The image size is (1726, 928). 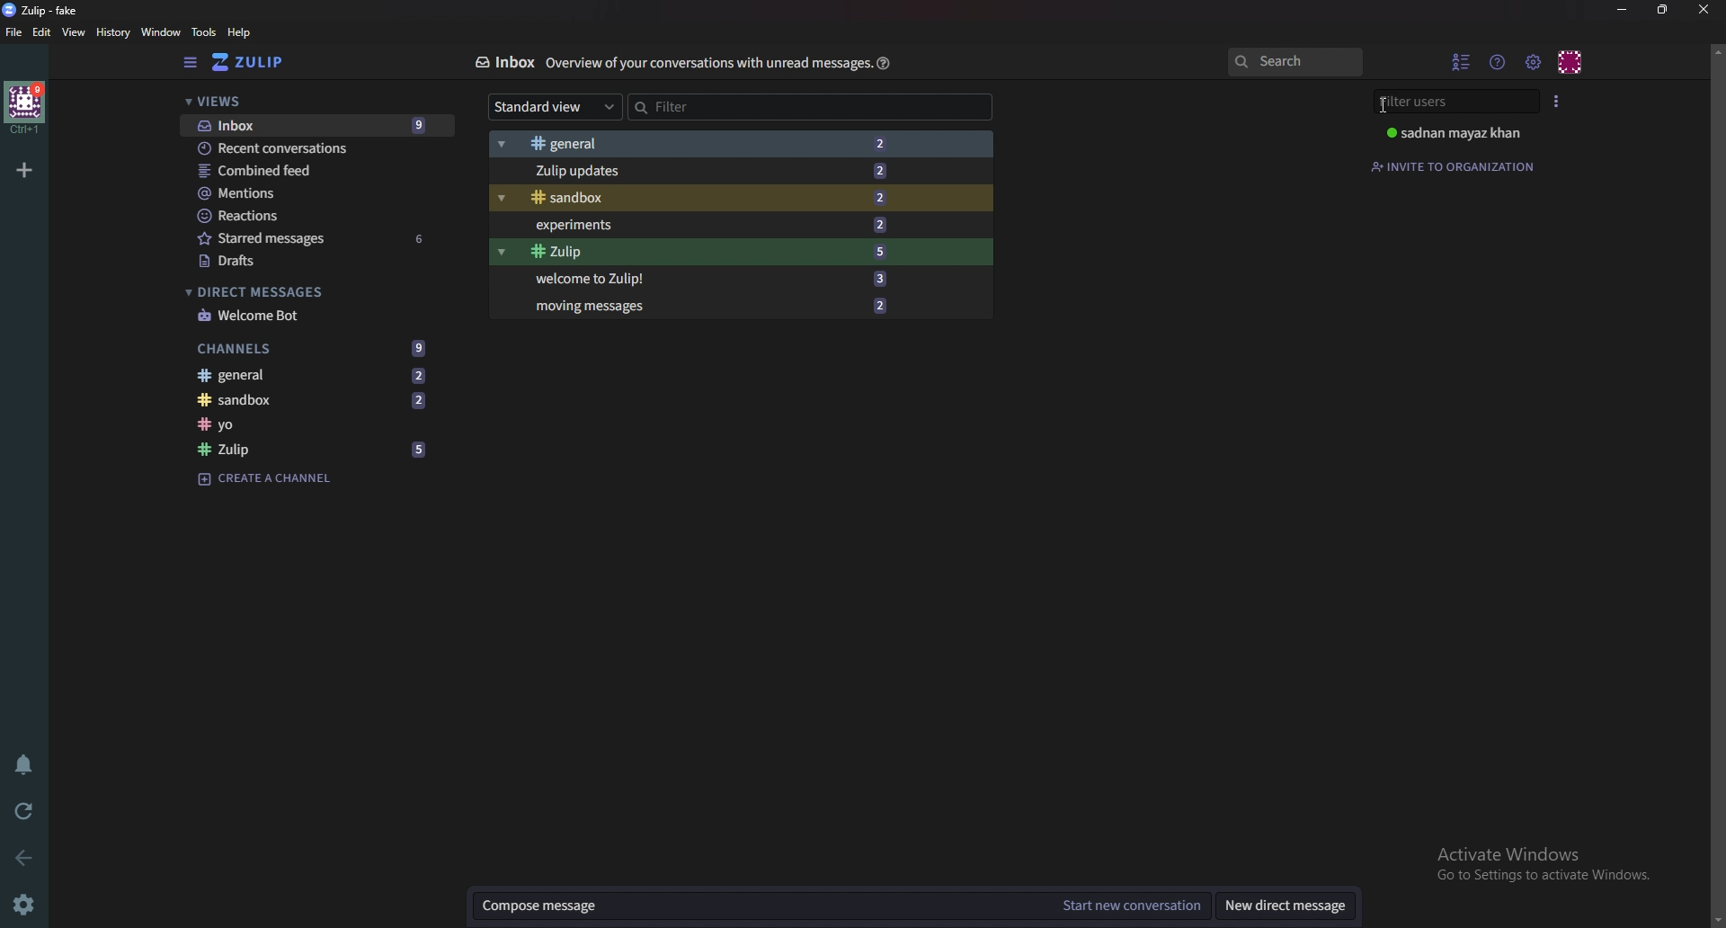 I want to click on Moving messages, so click(x=707, y=308).